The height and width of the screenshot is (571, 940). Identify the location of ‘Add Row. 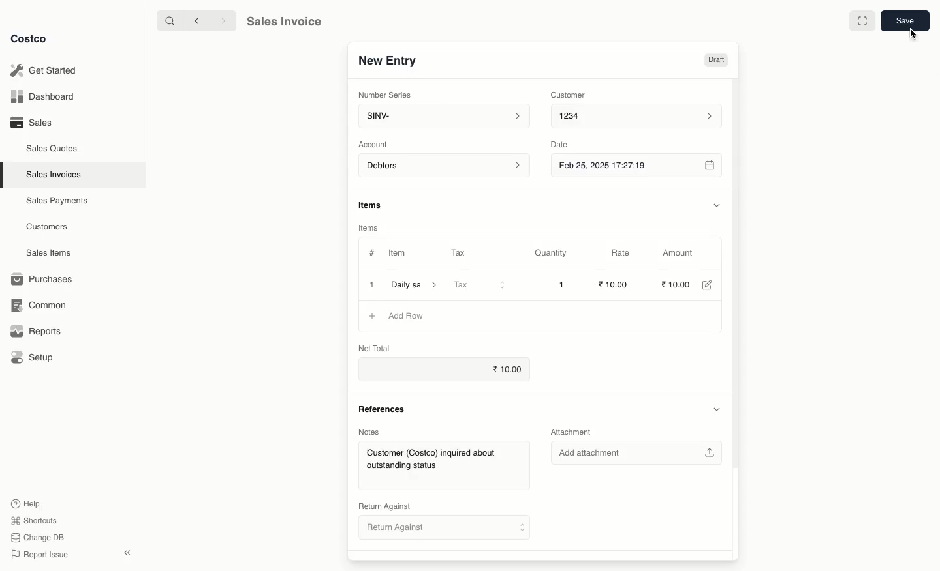
(409, 316).